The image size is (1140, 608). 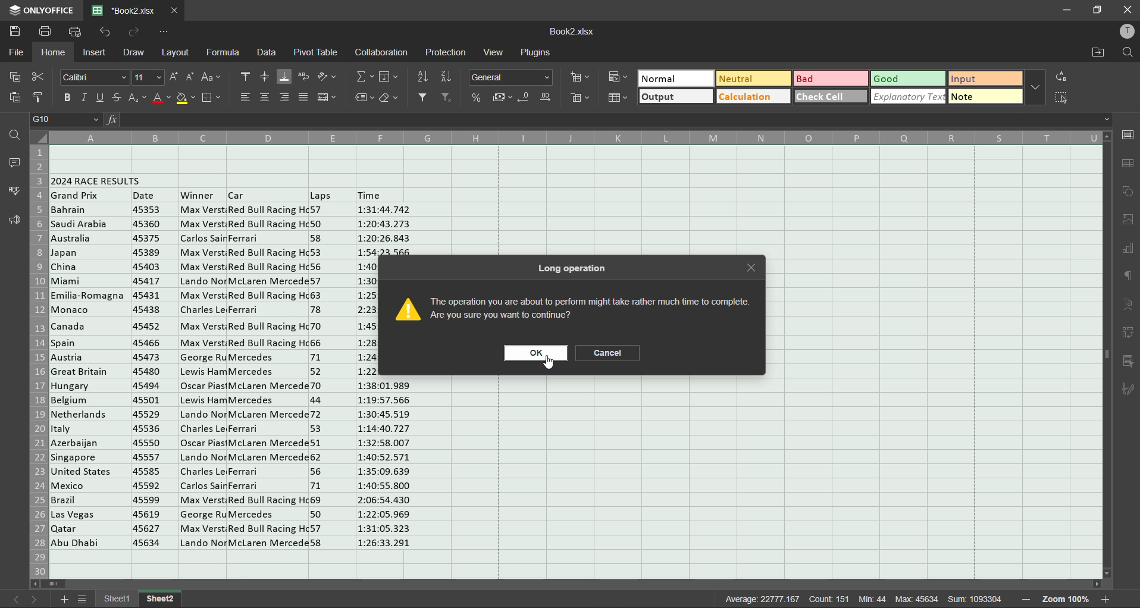 What do you see at coordinates (134, 54) in the screenshot?
I see `draw` at bounding box center [134, 54].